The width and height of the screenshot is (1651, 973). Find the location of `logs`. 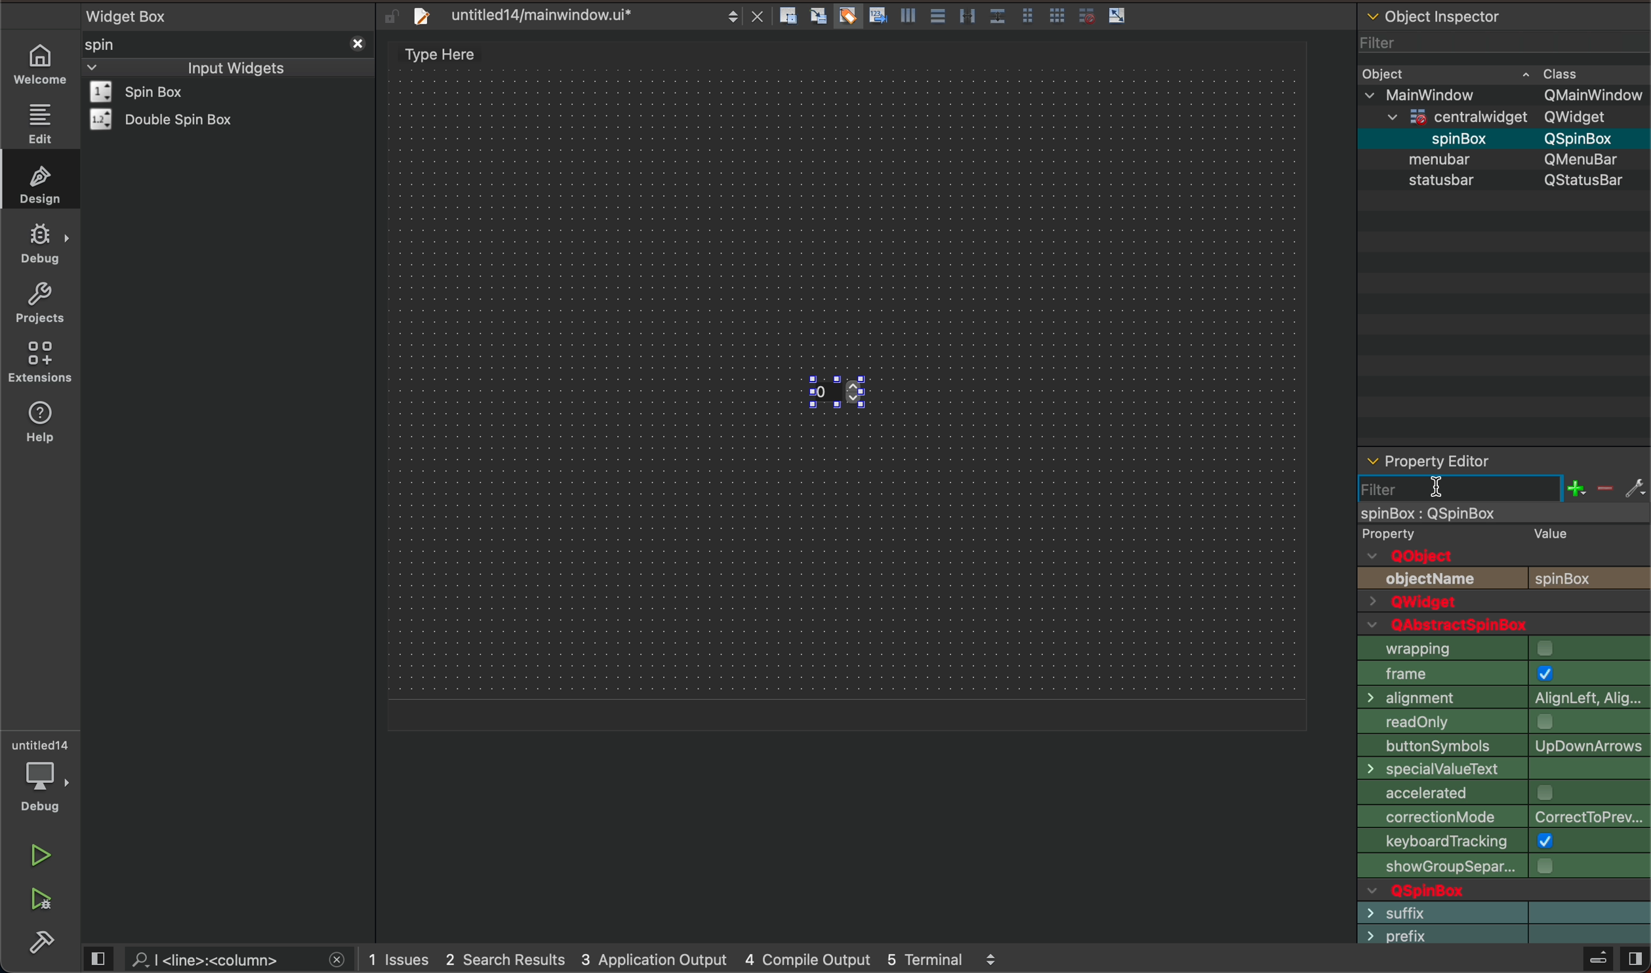

logs is located at coordinates (696, 960).